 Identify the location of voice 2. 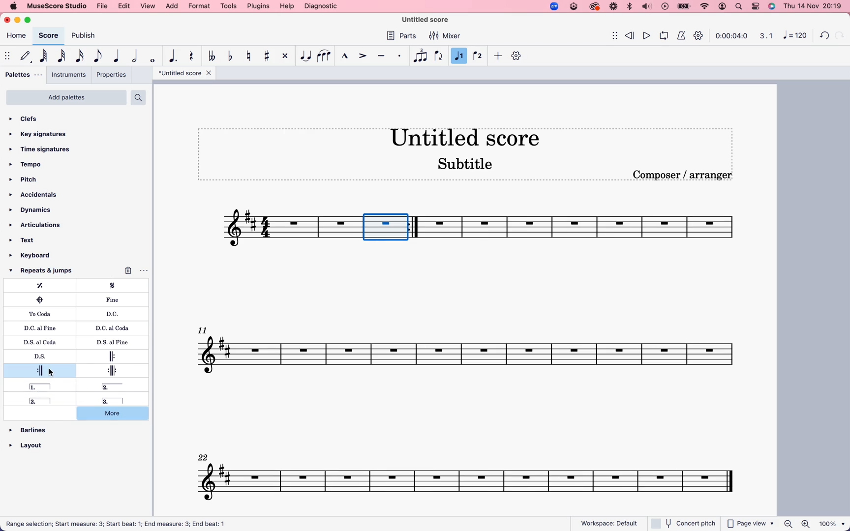
(479, 55).